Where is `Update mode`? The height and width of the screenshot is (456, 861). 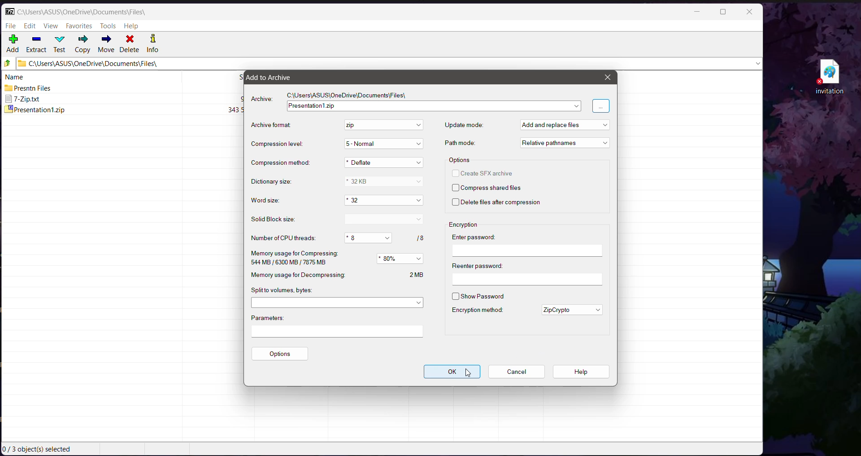 Update mode is located at coordinates (464, 125).